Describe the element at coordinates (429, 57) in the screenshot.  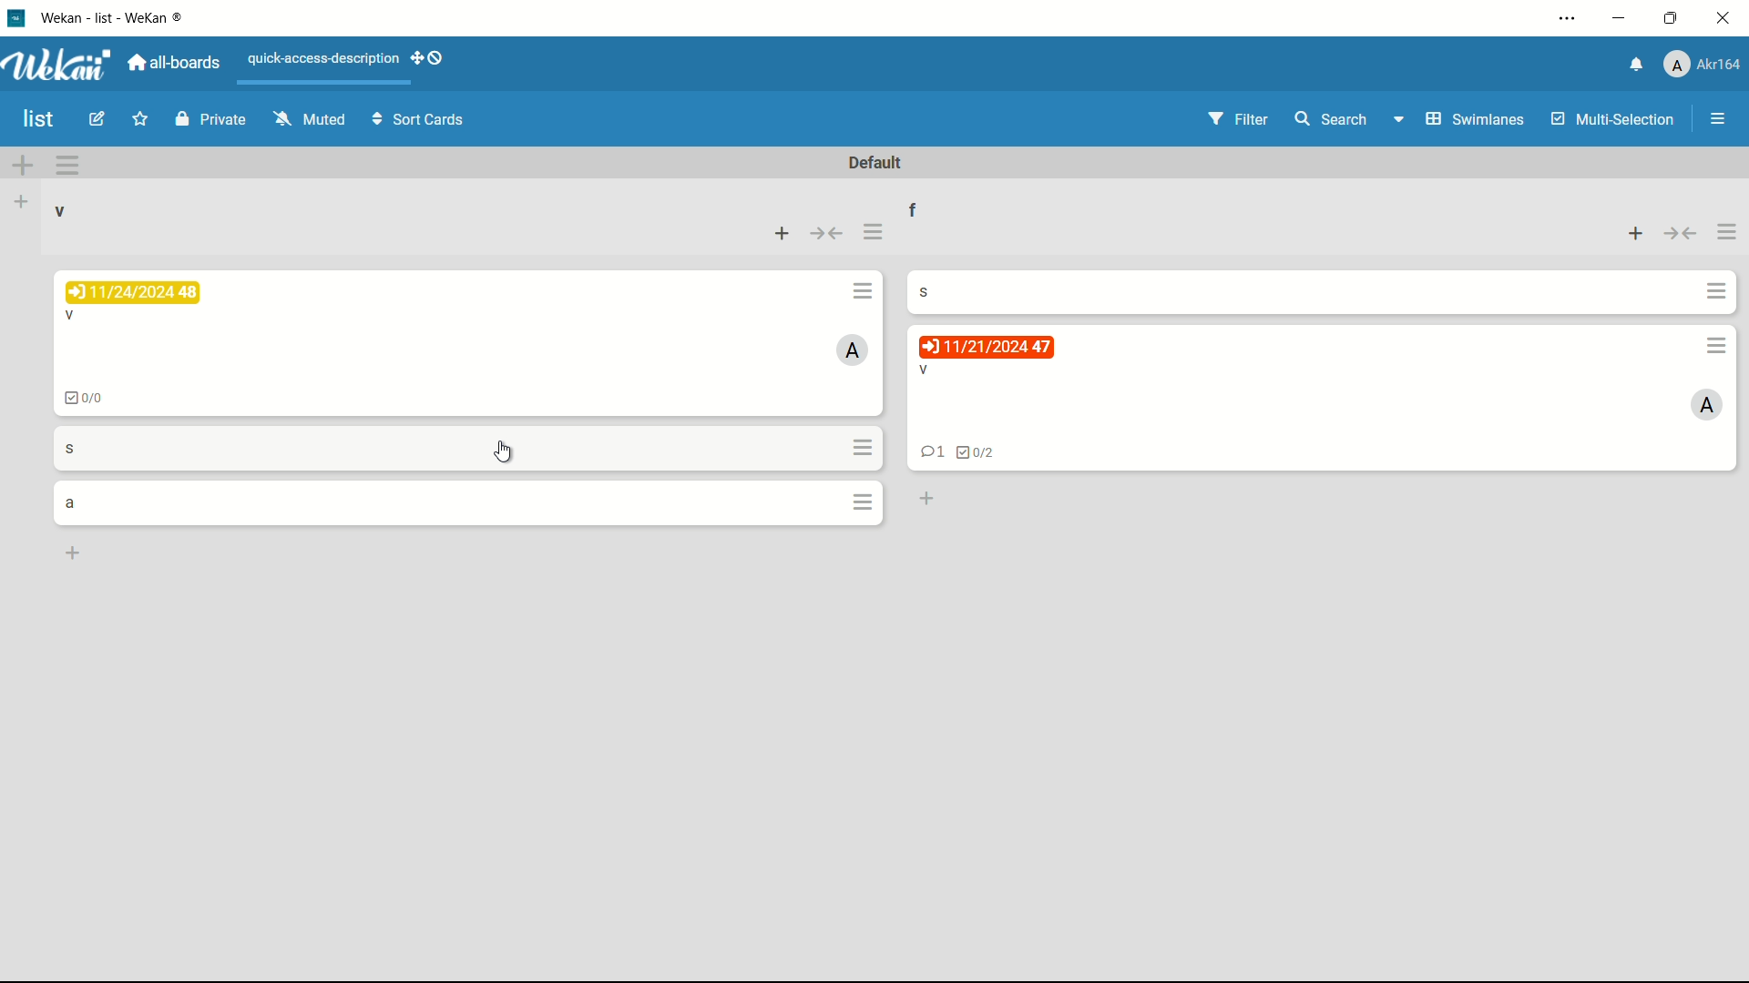
I see `show-desktop-drag-handles` at that location.